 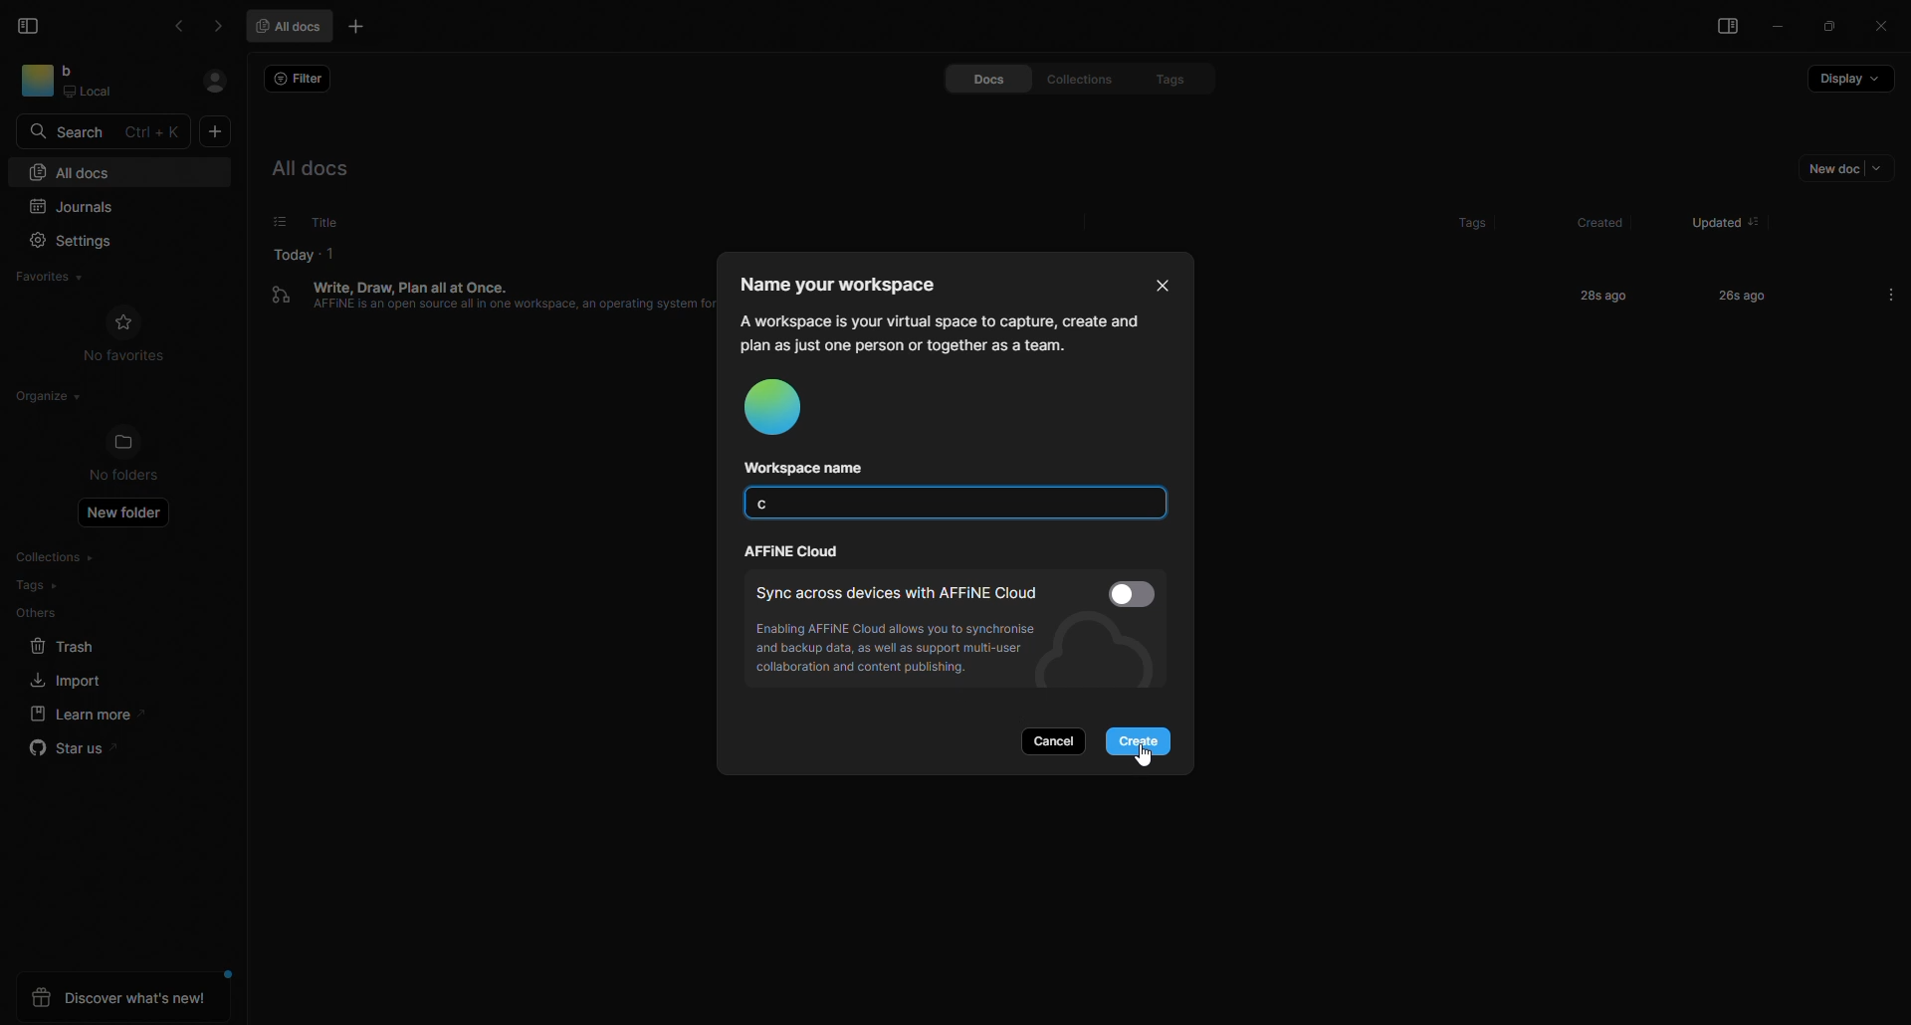 I want to click on tags, so click(x=1452, y=217).